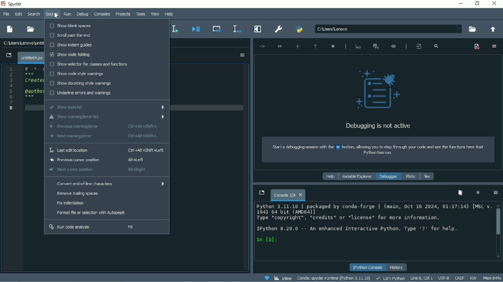 The width and height of the screenshot is (503, 282). What do you see at coordinates (106, 107) in the screenshot?
I see `Show todo list` at bounding box center [106, 107].